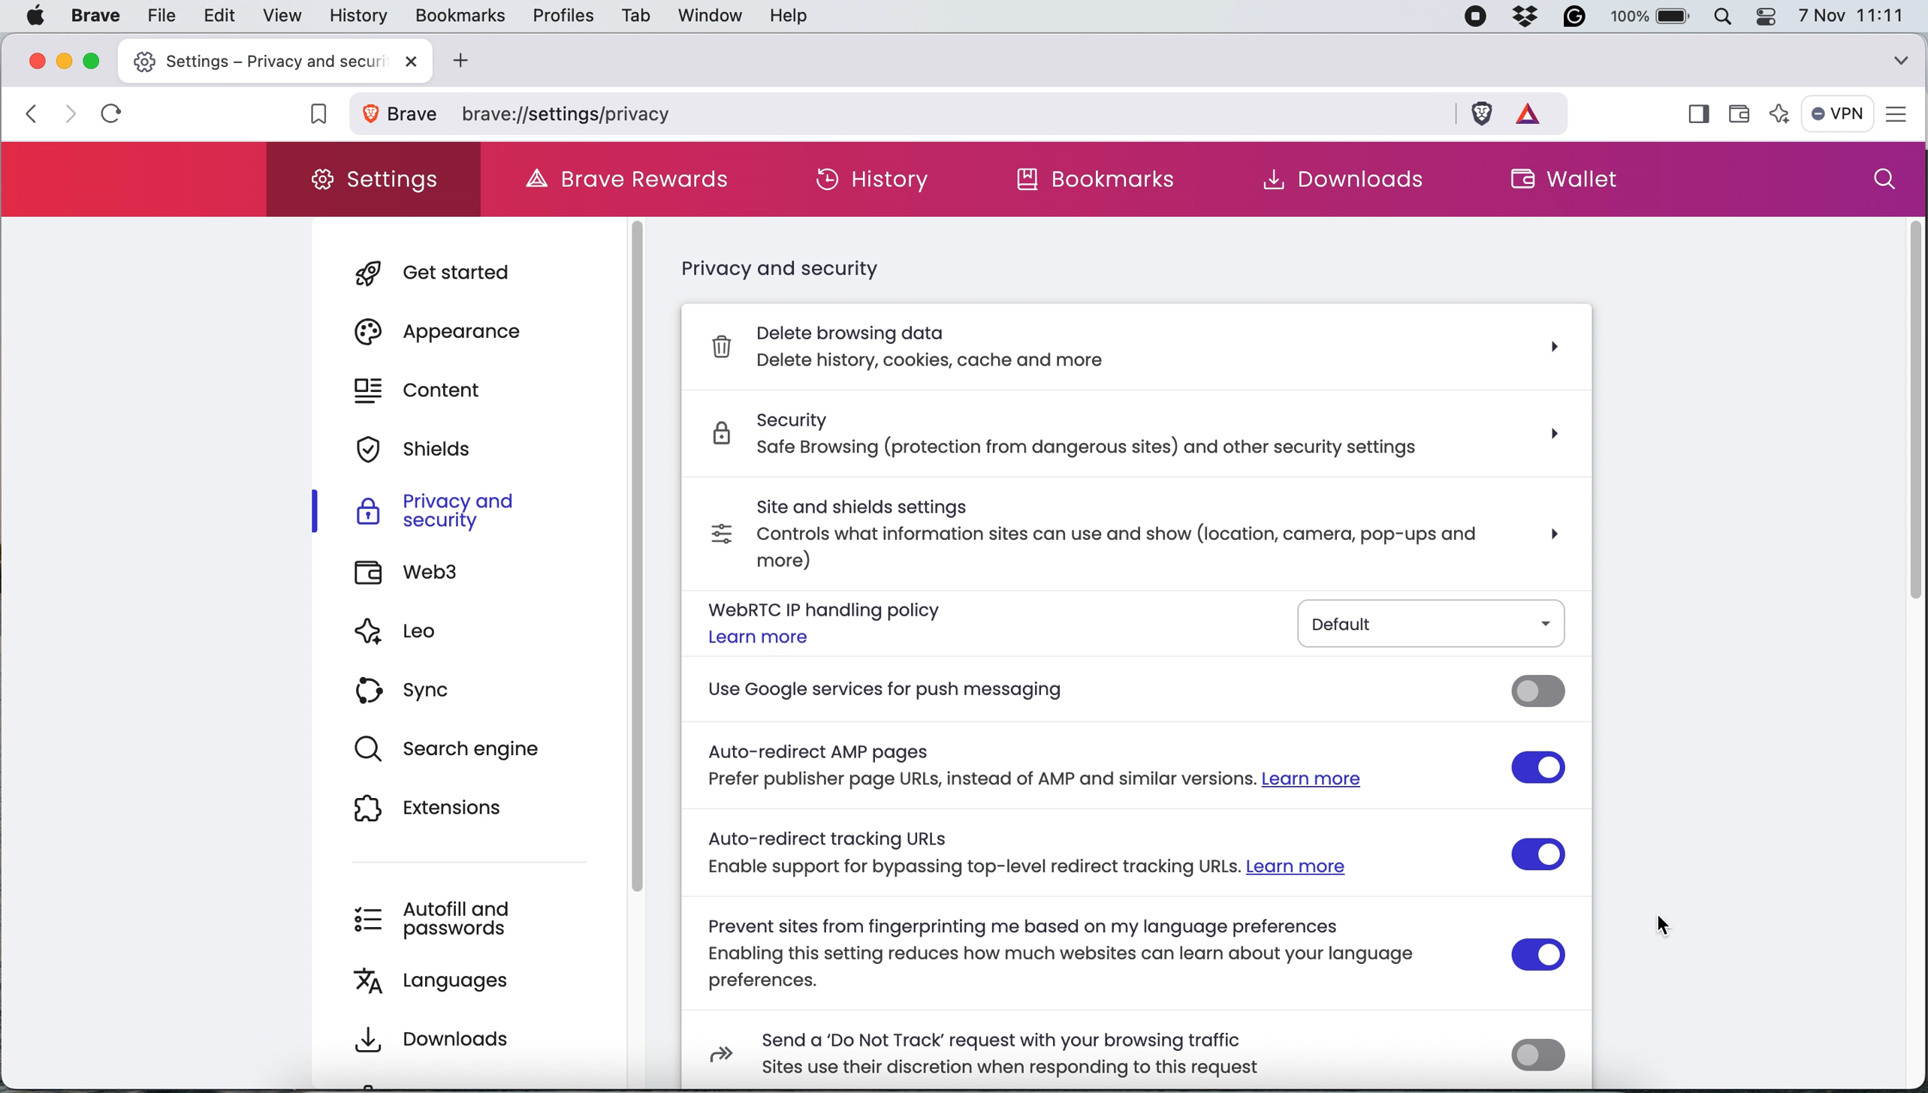  Describe the element at coordinates (648, 559) in the screenshot. I see `scroll bar` at that location.